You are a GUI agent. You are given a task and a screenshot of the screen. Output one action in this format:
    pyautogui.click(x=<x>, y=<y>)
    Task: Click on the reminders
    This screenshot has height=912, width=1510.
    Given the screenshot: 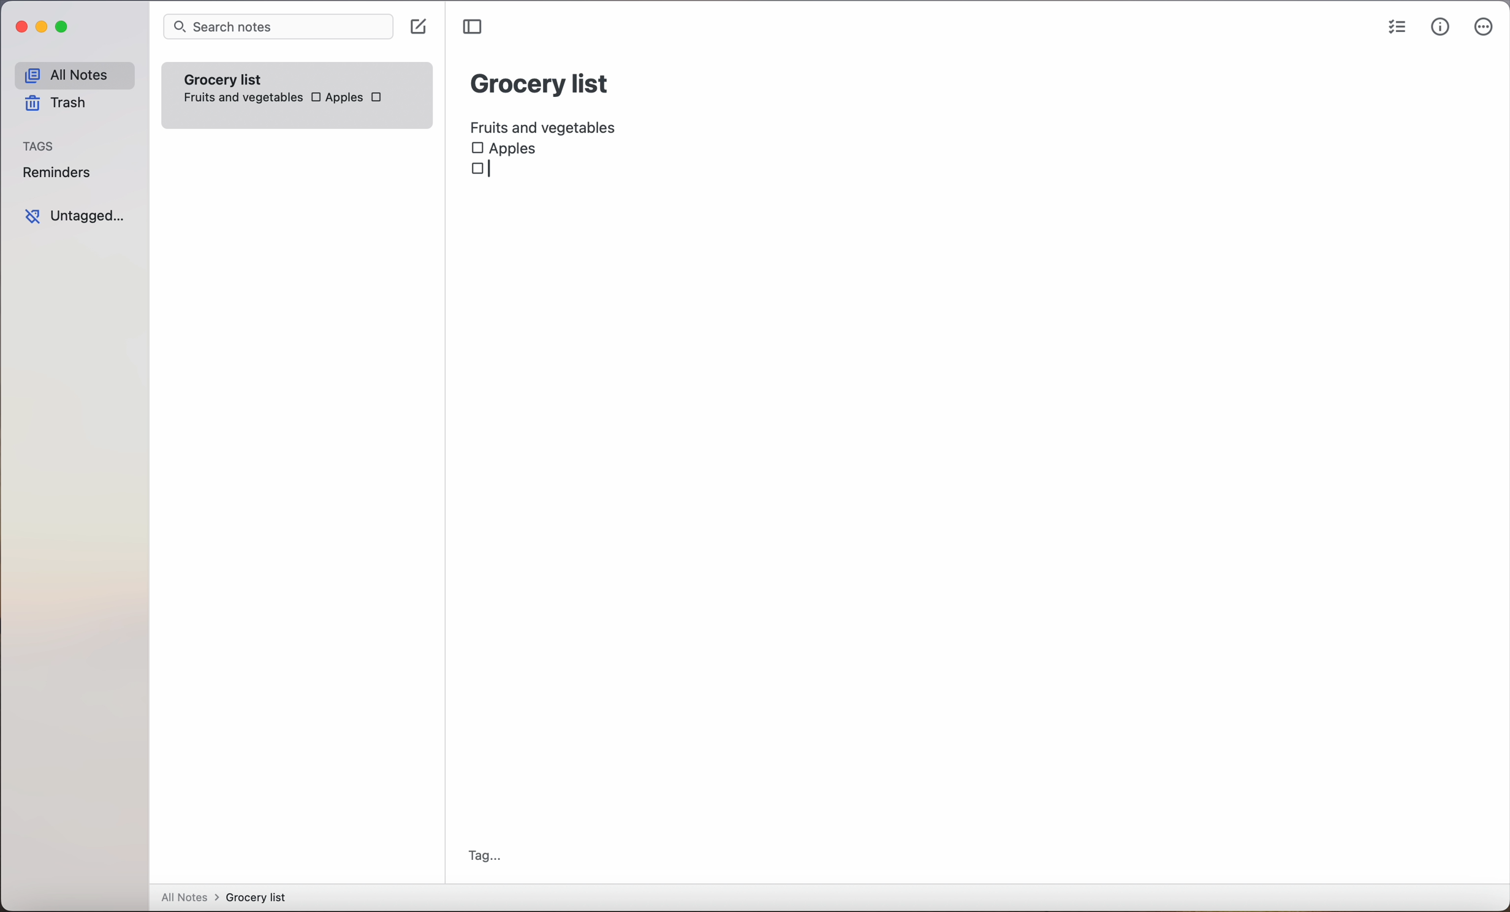 What is the action you would take?
    pyautogui.click(x=56, y=175)
    